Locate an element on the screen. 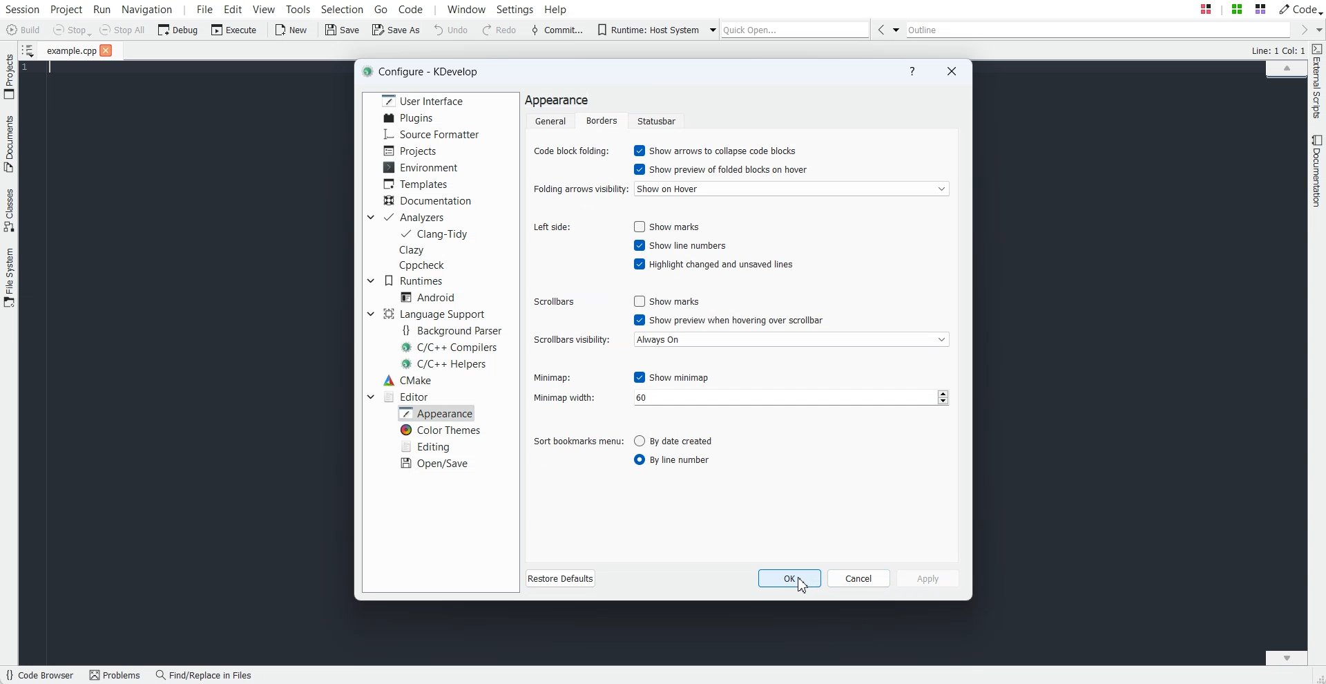 This screenshot has width=1326, height=684. Projects is located at coordinates (413, 150).